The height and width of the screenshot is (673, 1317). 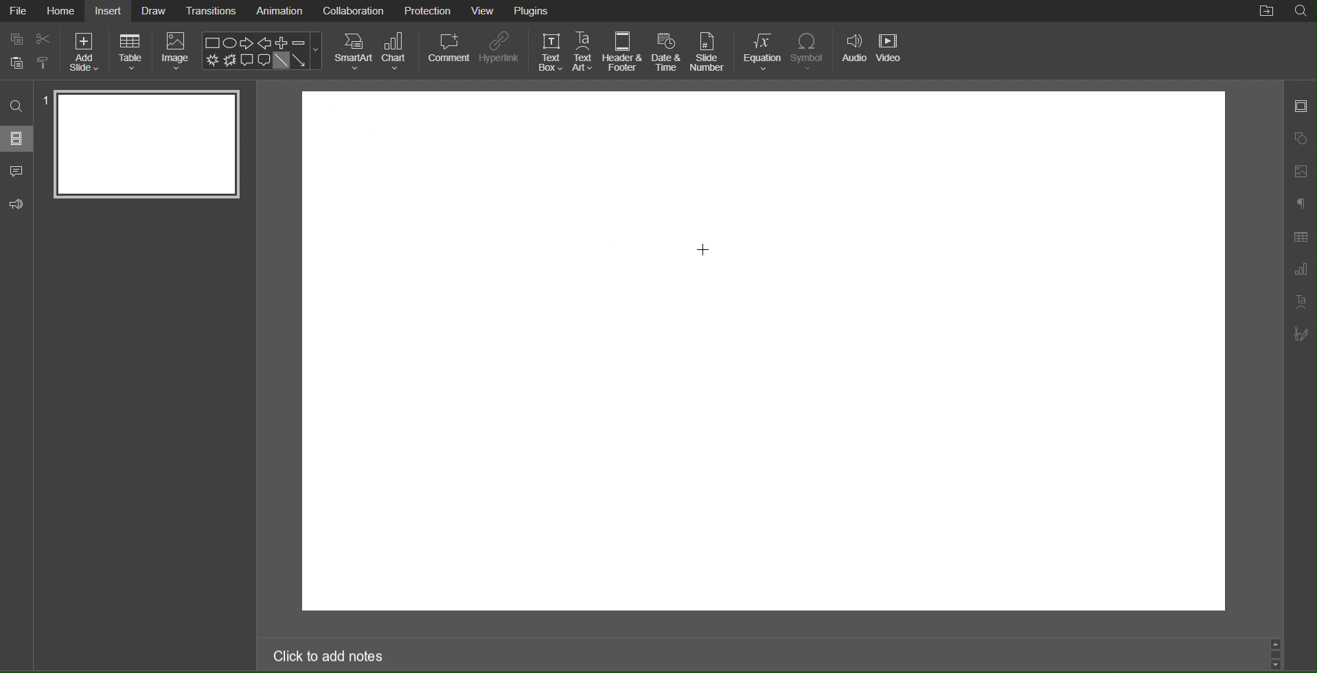 What do you see at coordinates (499, 52) in the screenshot?
I see `Hyperlink` at bounding box center [499, 52].